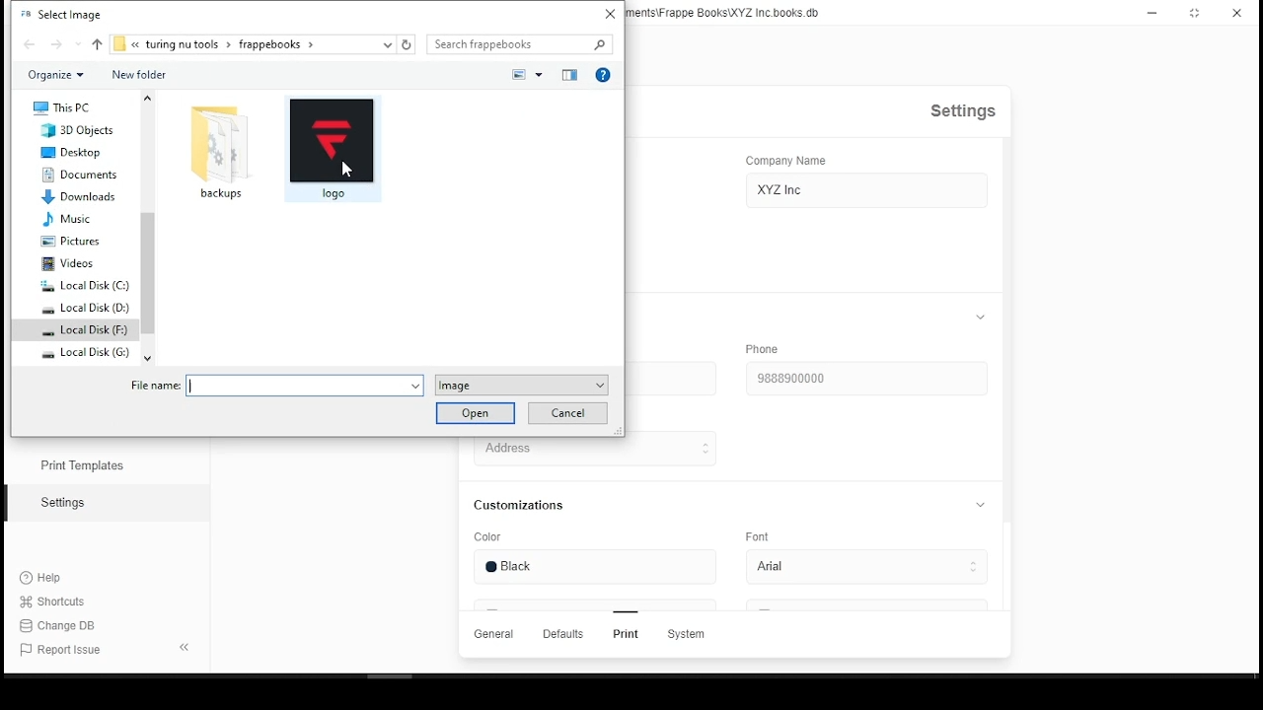  I want to click on file name, so click(272, 386).